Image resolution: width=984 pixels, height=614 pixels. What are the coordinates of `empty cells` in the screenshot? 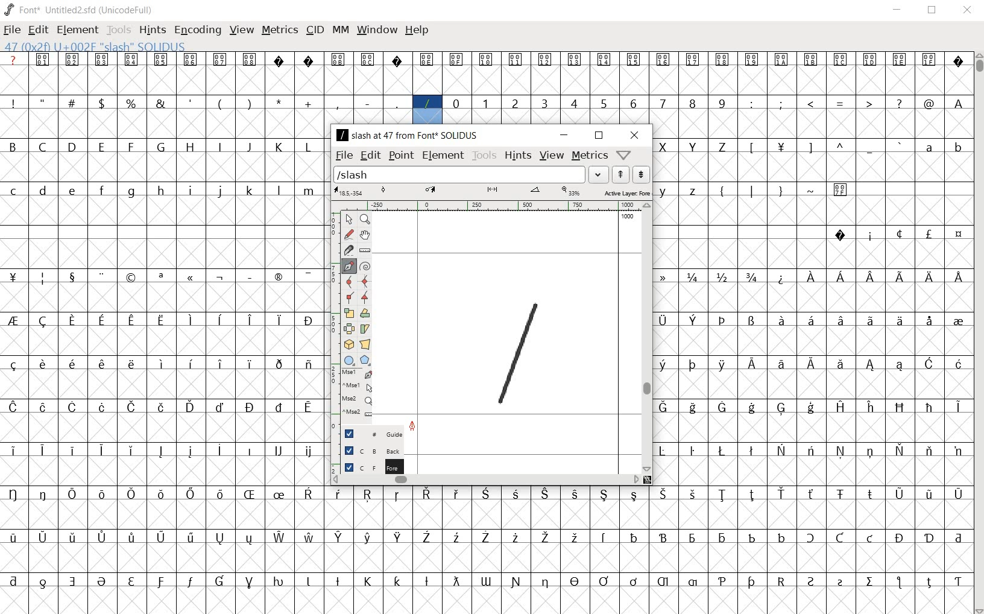 It's located at (813, 341).